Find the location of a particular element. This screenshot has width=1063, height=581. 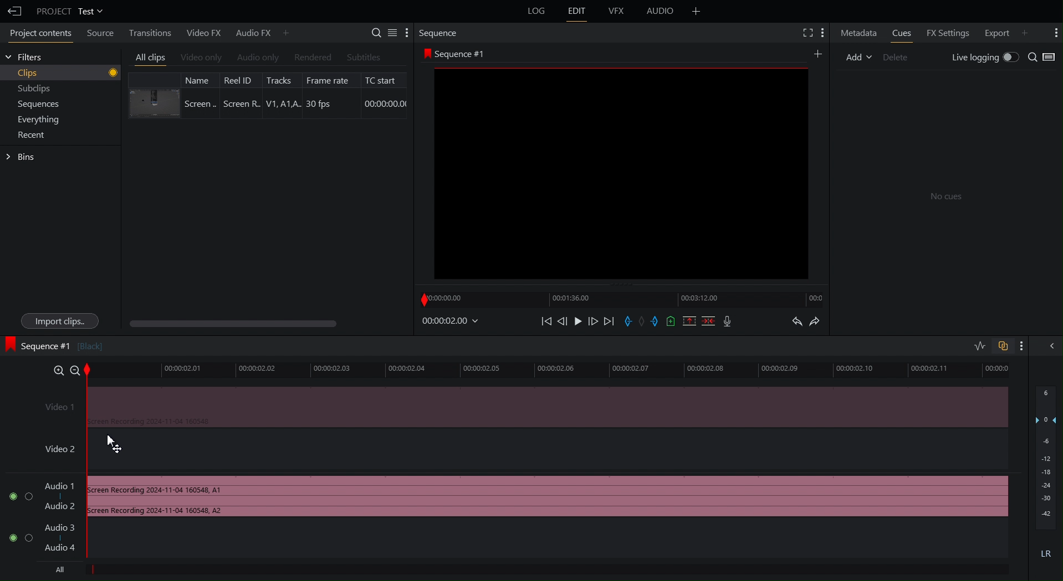

Filters is located at coordinates (28, 59).